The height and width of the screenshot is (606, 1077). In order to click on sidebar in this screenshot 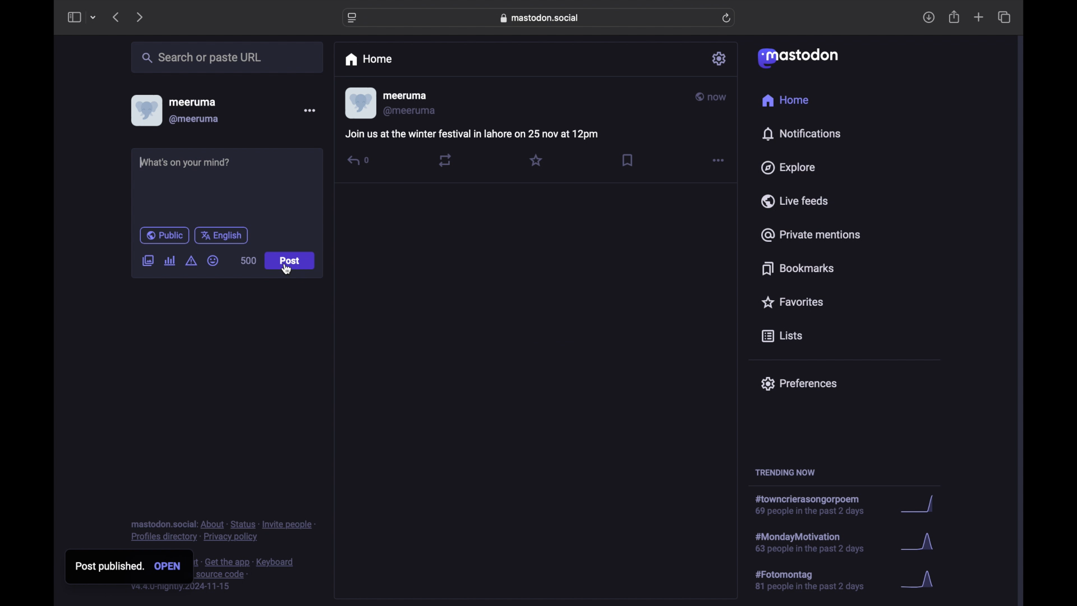, I will do `click(73, 17)`.